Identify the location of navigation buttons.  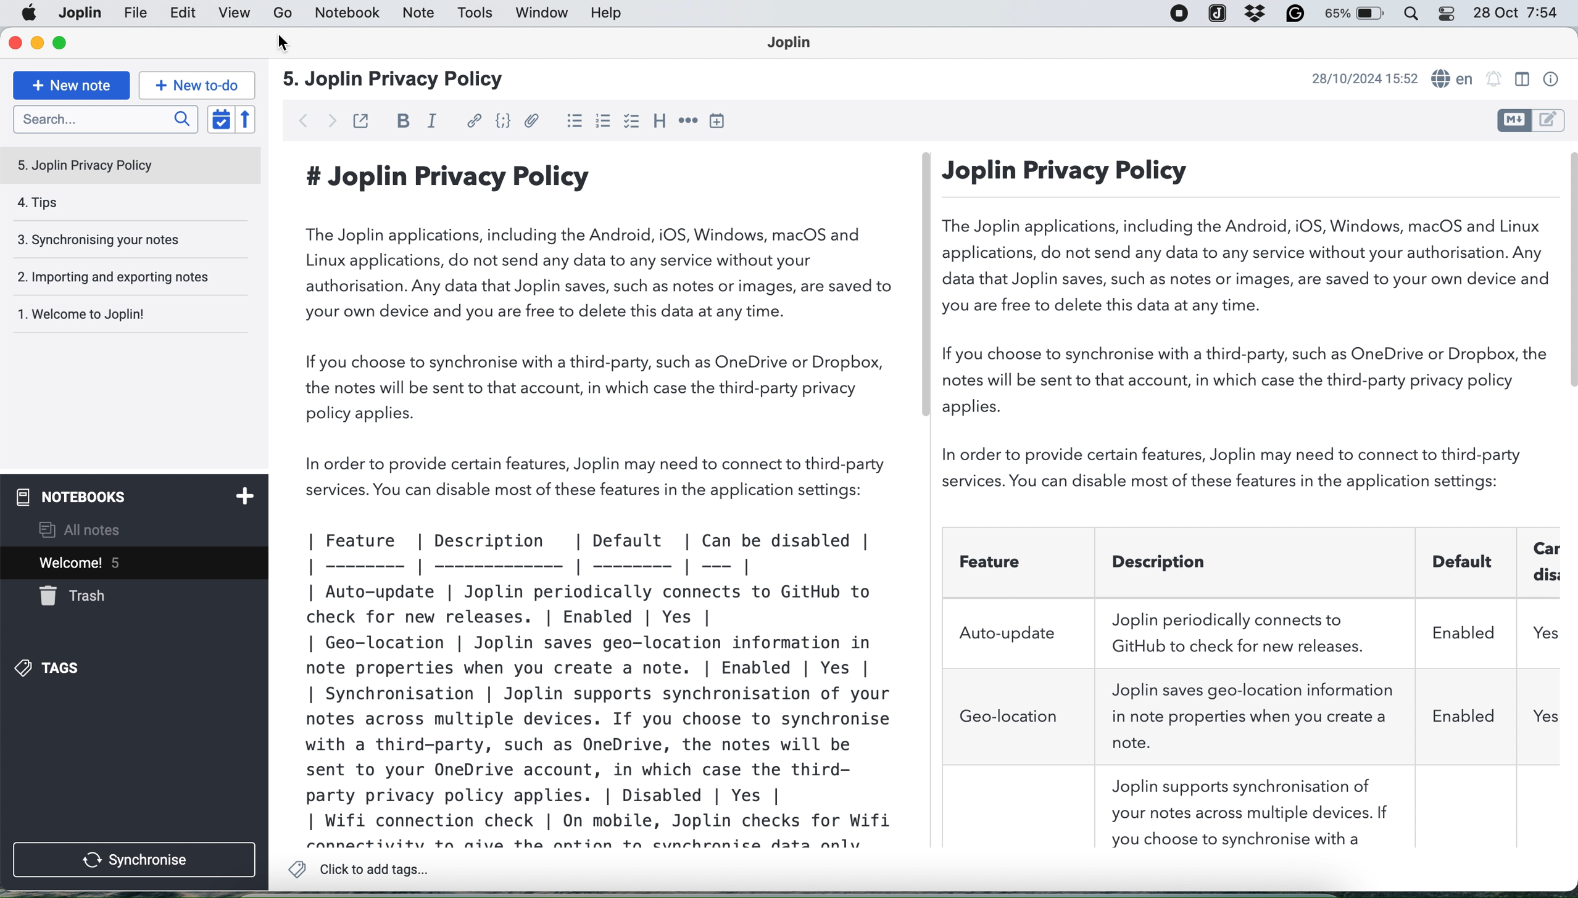
(319, 122).